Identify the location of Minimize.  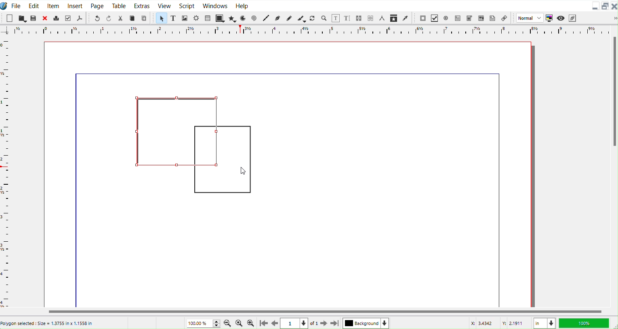
(596, 5).